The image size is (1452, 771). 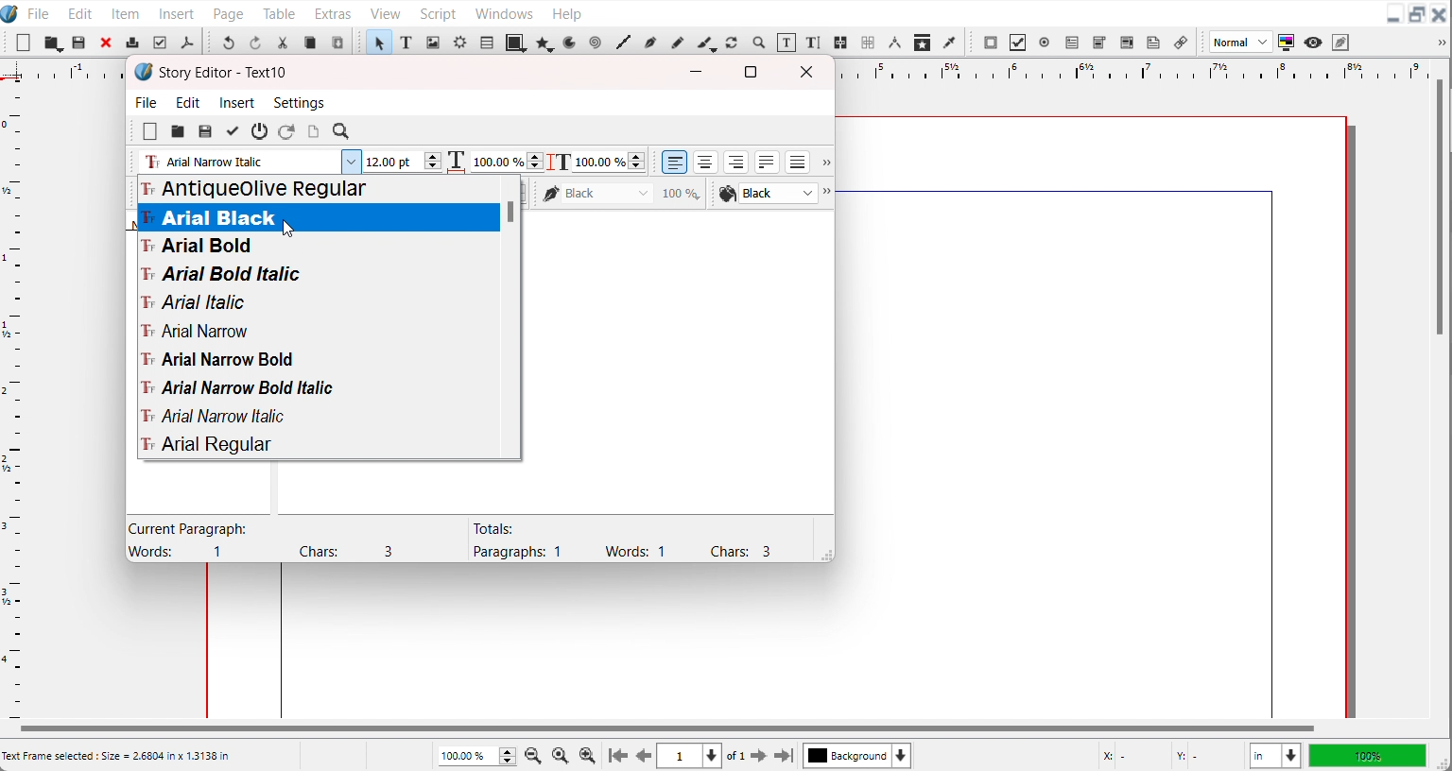 I want to click on Freehand line, so click(x=676, y=42).